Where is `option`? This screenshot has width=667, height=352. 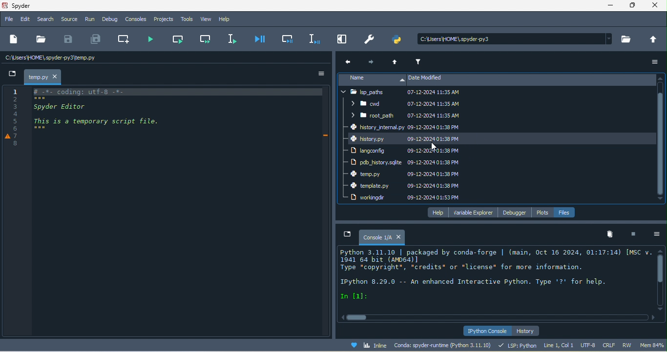
option is located at coordinates (655, 63).